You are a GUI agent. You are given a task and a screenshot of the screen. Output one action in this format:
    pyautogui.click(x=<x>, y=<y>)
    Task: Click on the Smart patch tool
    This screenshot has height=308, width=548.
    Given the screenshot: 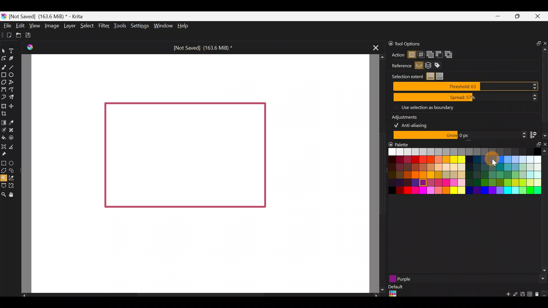 What is the action you would take?
    pyautogui.click(x=14, y=129)
    